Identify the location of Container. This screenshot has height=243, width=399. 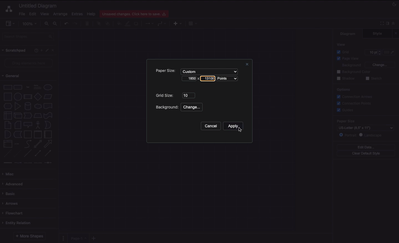
(28, 134).